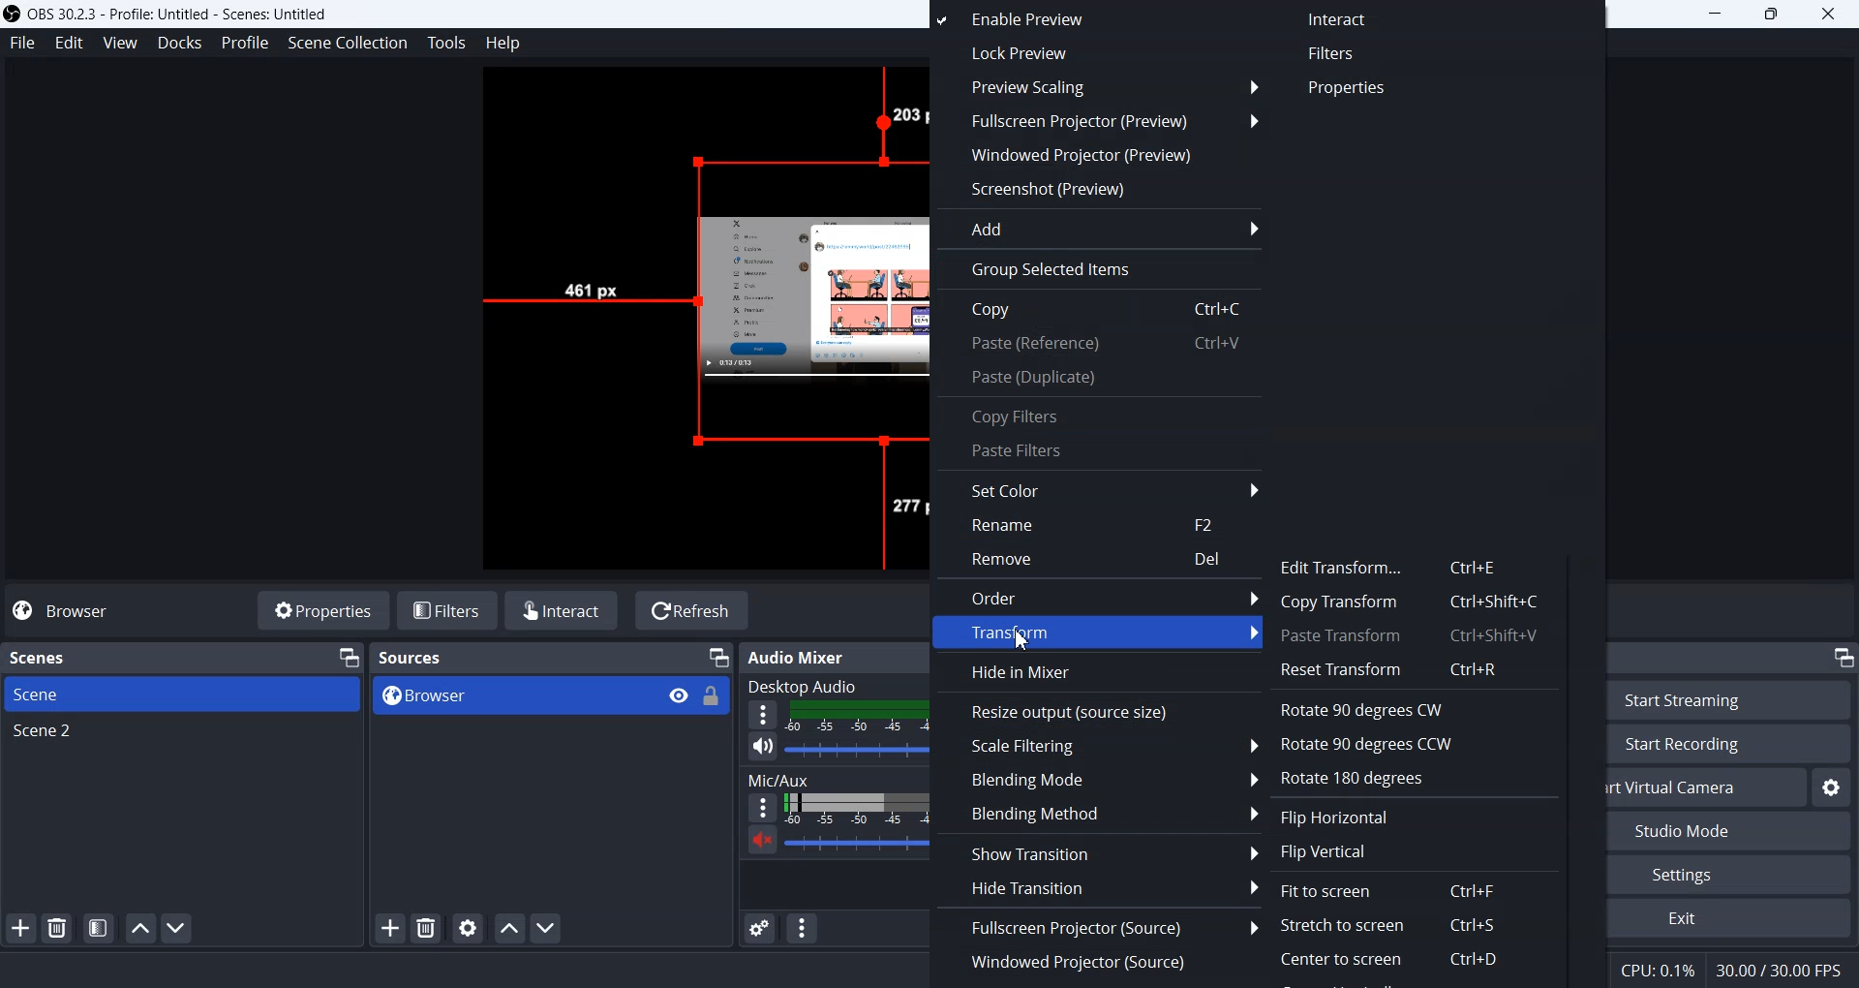  Describe the element at coordinates (119, 43) in the screenshot. I see `View` at that location.